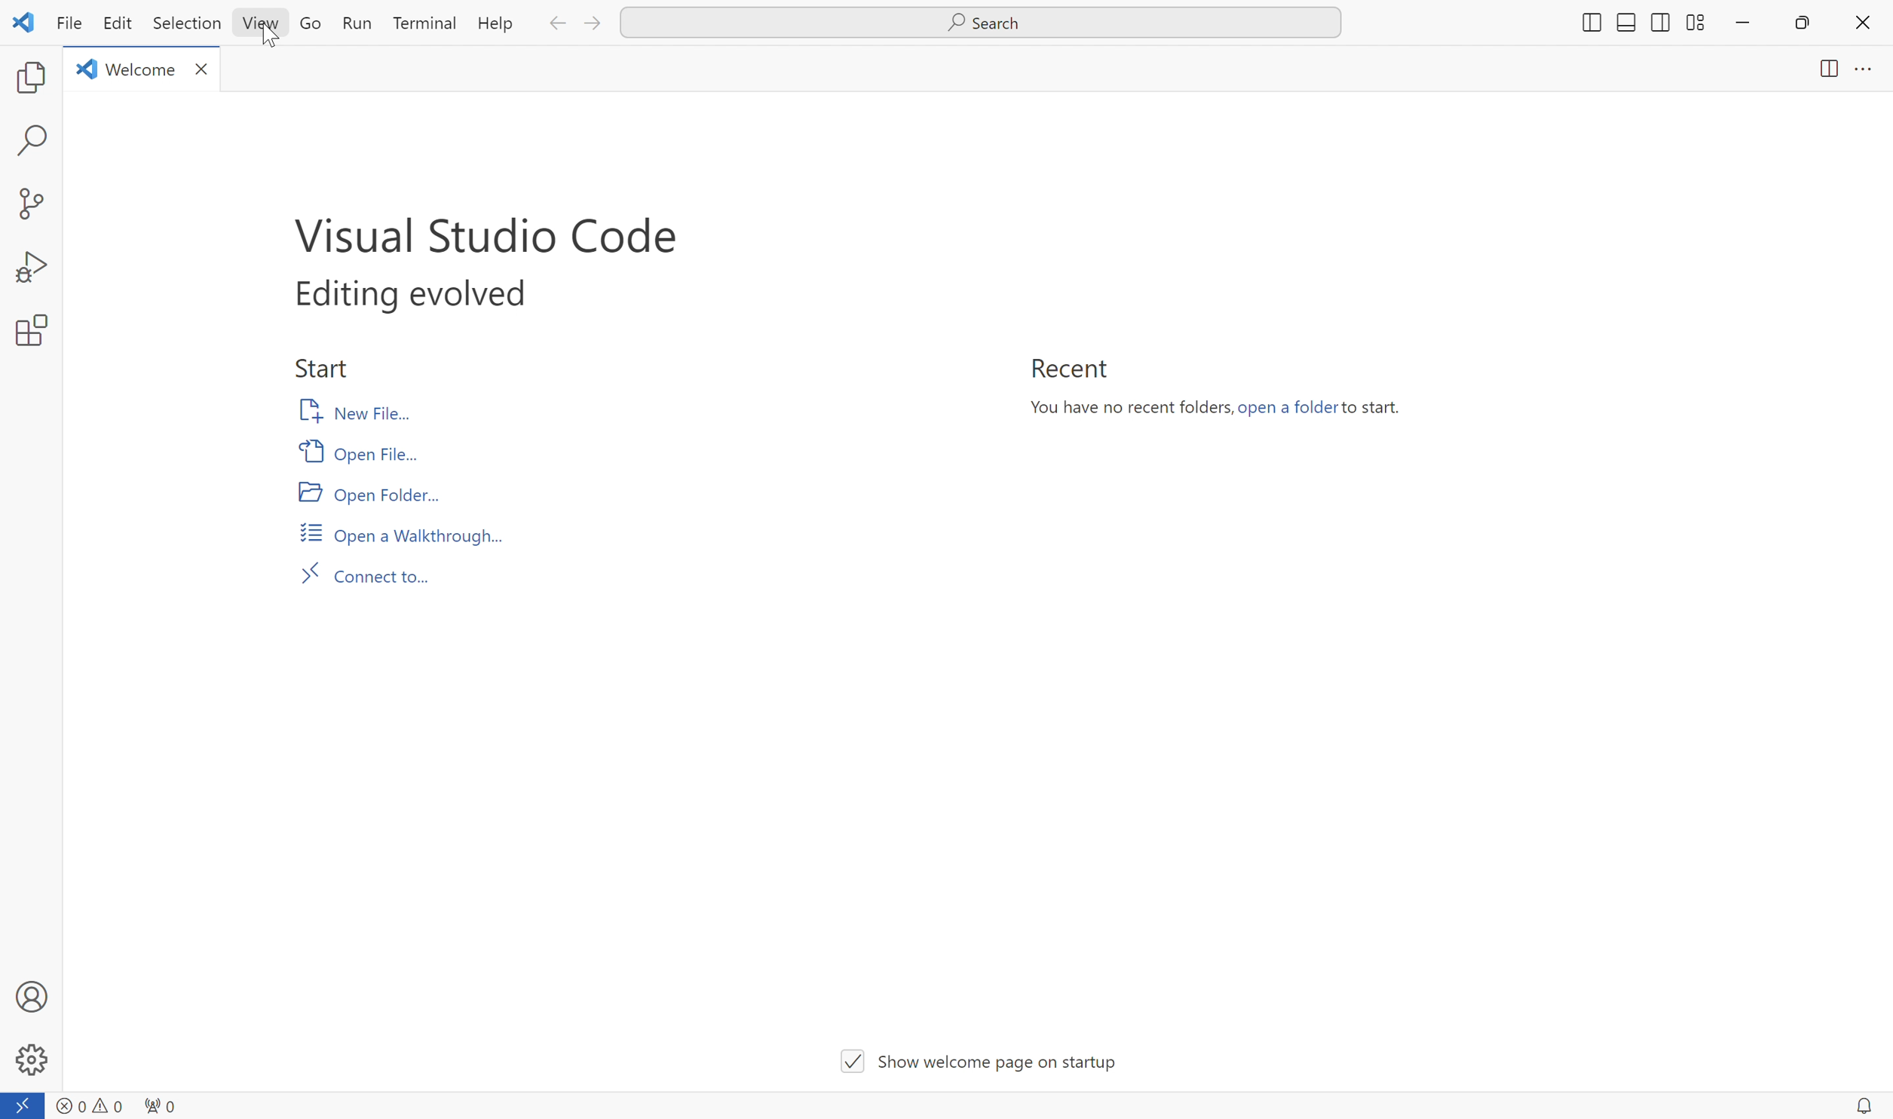 Image resolution: width=1893 pixels, height=1119 pixels. Describe the element at coordinates (26, 24) in the screenshot. I see `logo` at that location.